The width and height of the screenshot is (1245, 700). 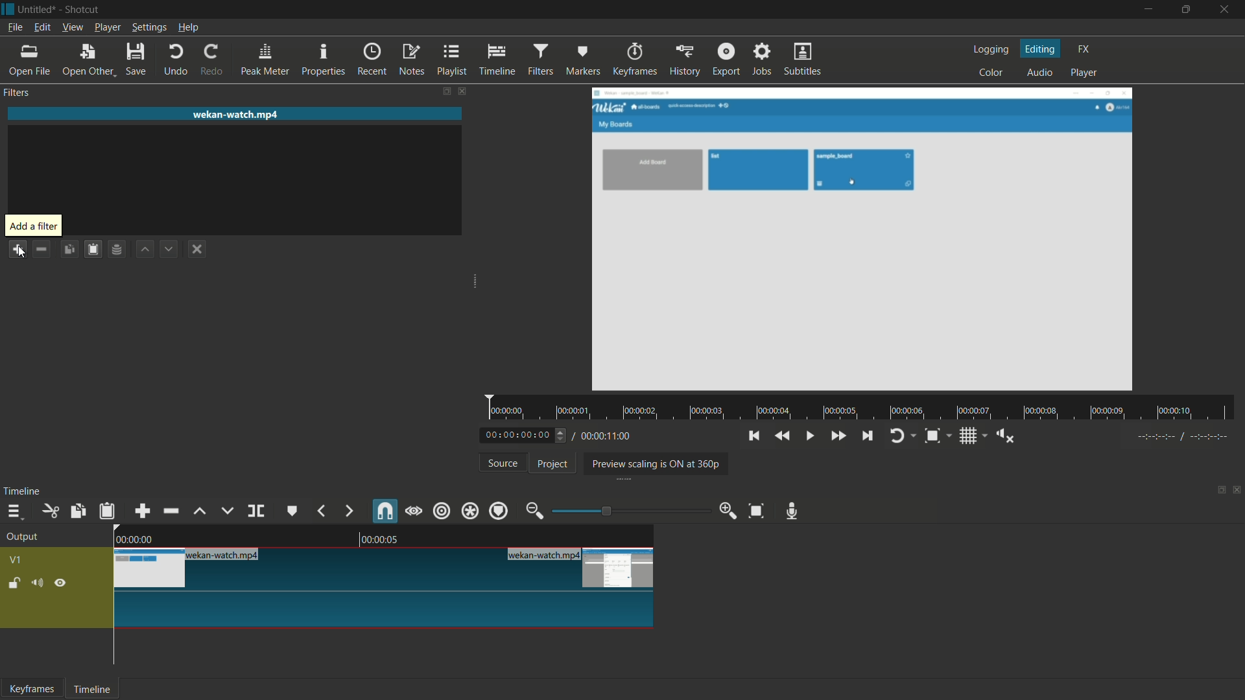 I want to click on paste, so click(x=108, y=512).